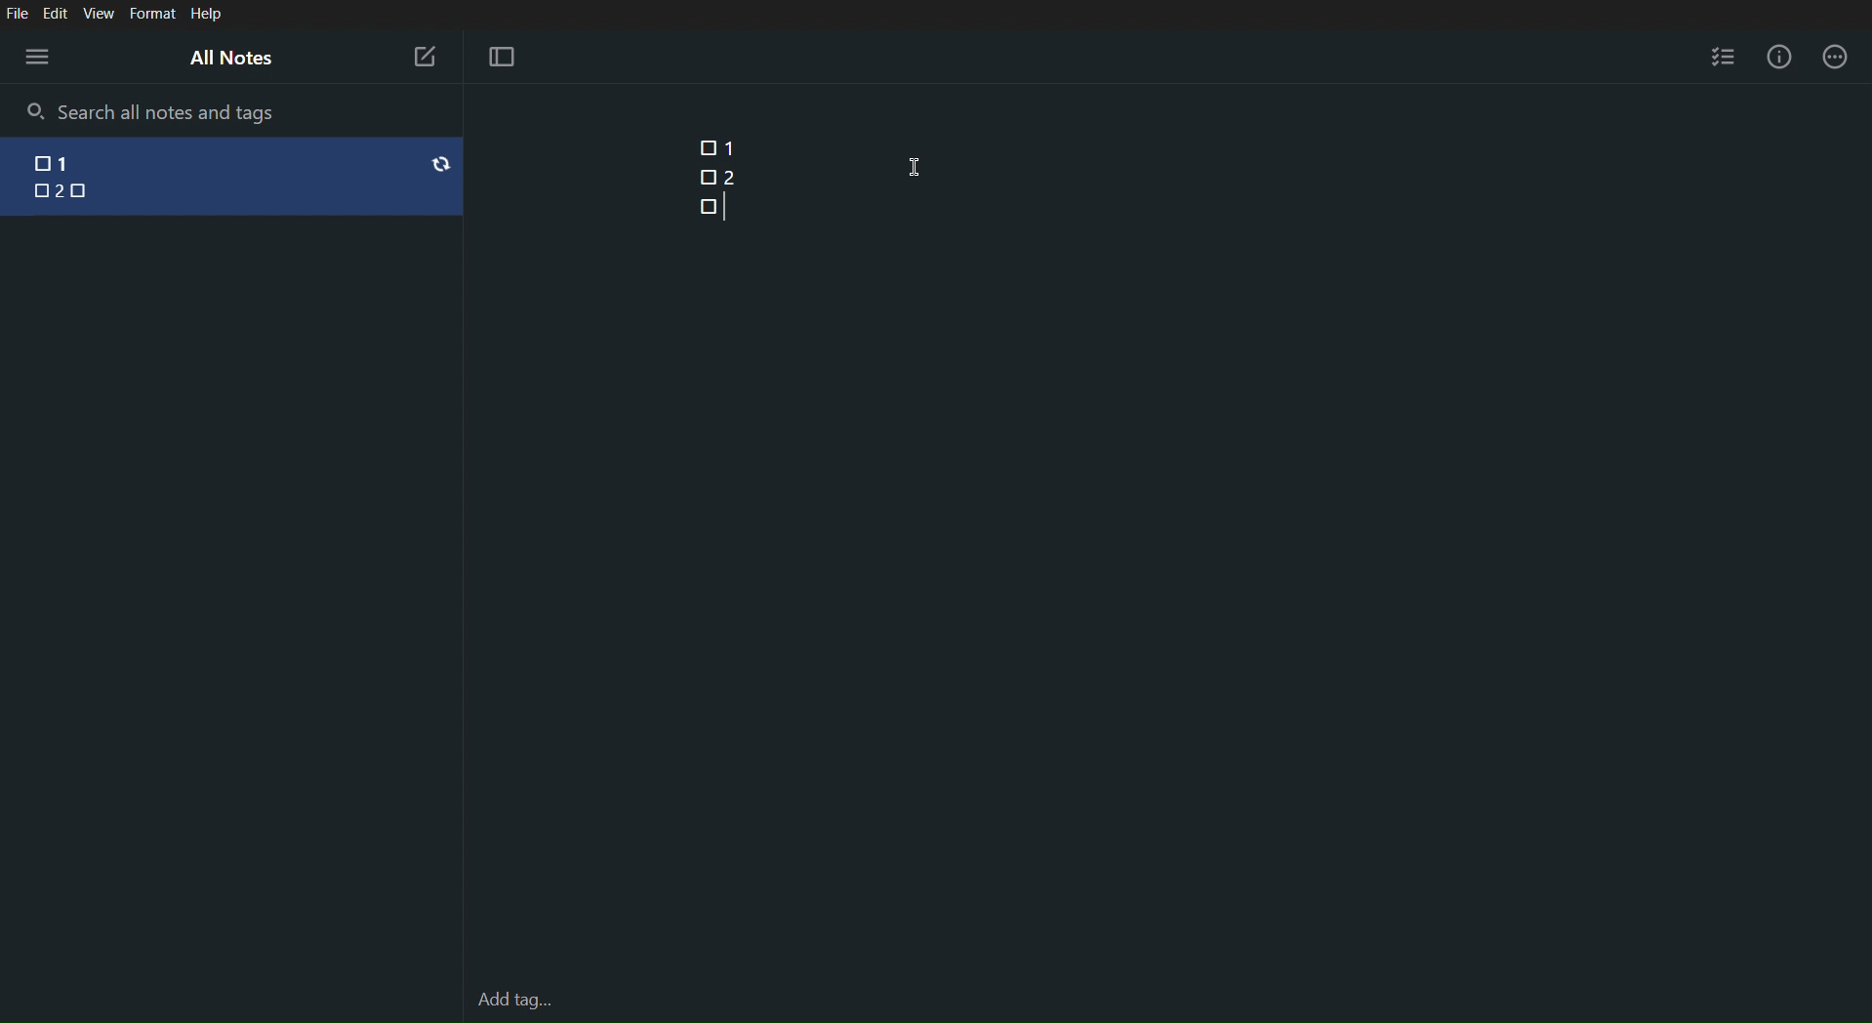 Image resolution: width=1872 pixels, height=1023 pixels. I want to click on Search all notes and tags, so click(174, 111).